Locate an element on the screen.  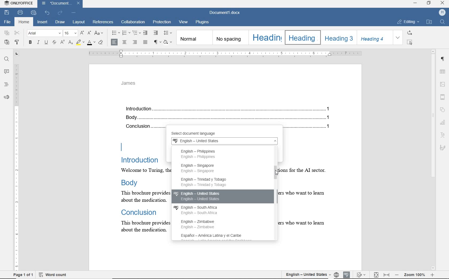
multilevel list is located at coordinates (136, 33).